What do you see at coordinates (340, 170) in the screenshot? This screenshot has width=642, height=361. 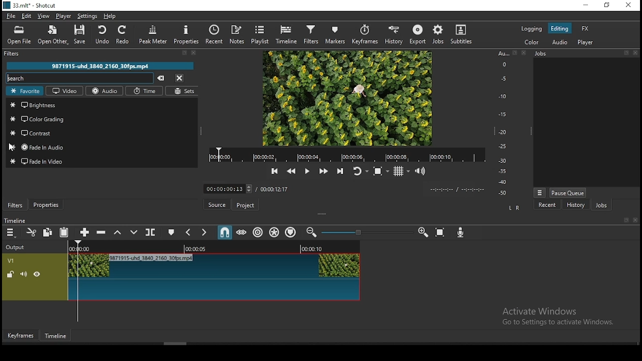 I see `skip to the next point` at bounding box center [340, 170].